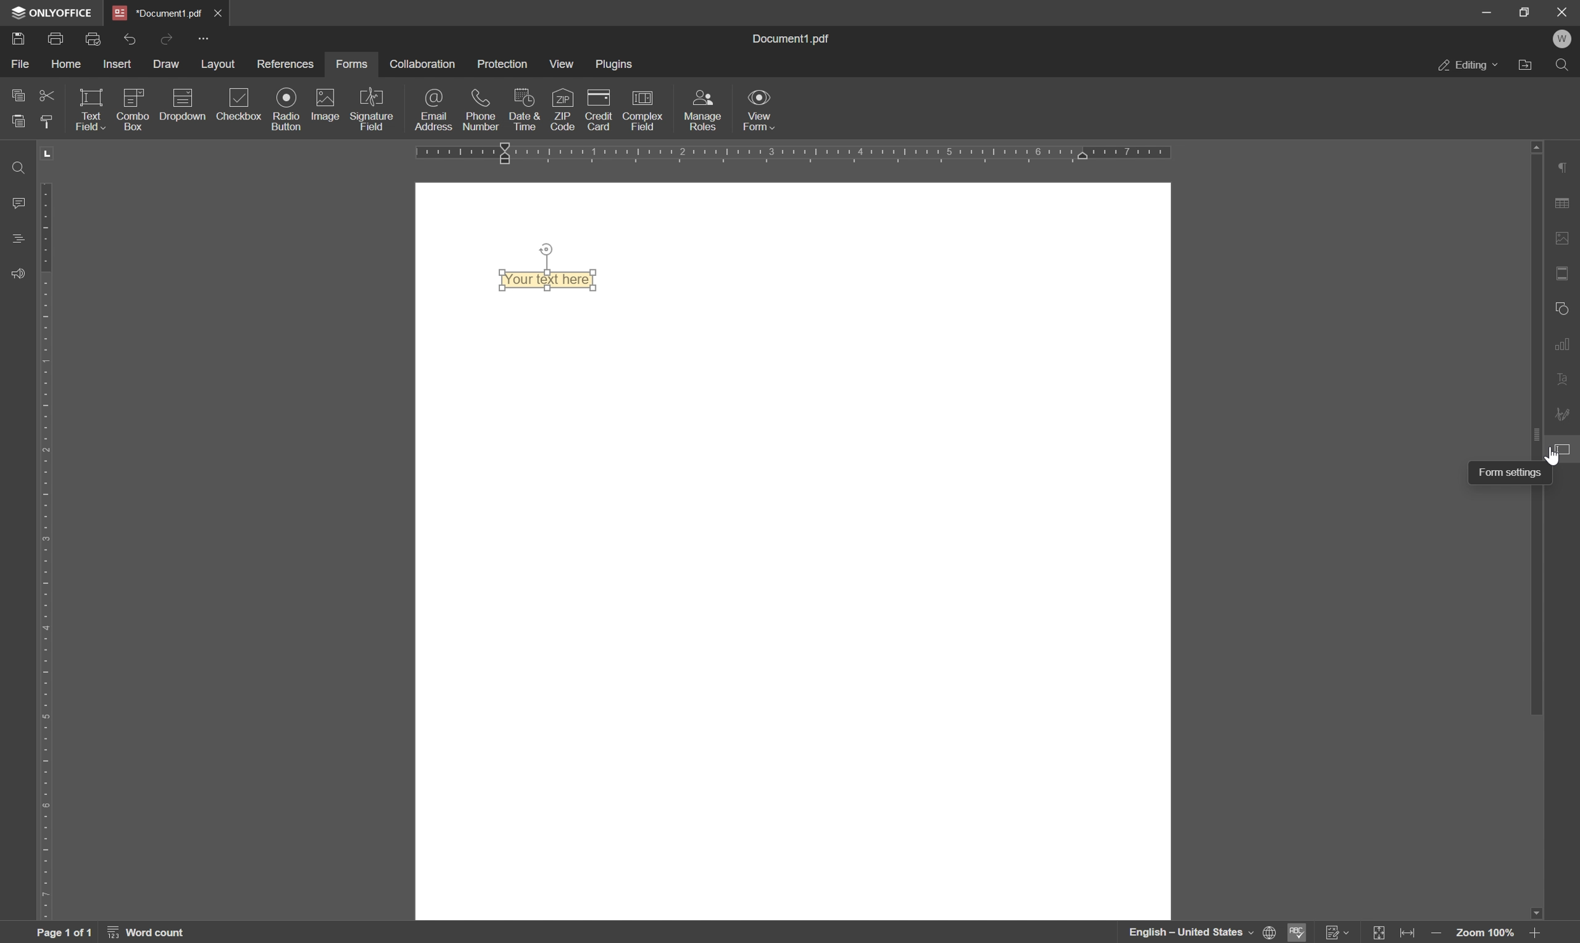  Describe the element at coordinates (1512, 473) in the screenshot. I see `form settings` at that location.